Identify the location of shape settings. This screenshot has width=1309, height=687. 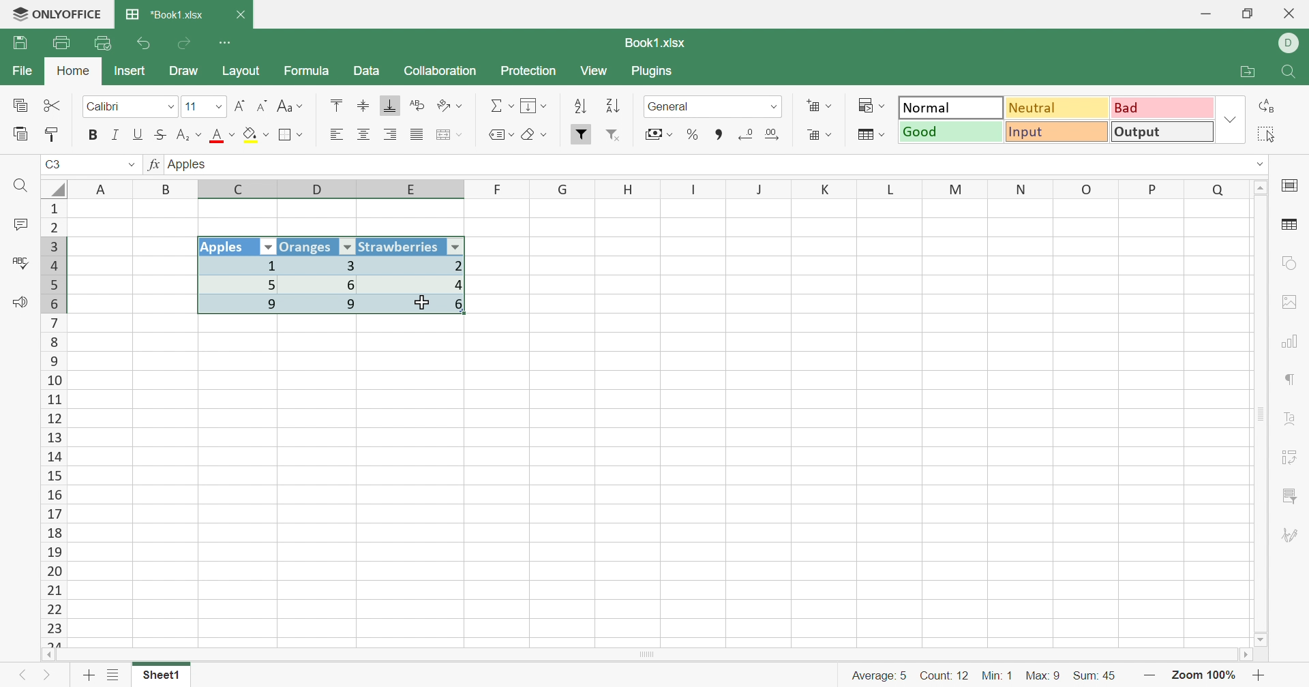
(1288, 263).